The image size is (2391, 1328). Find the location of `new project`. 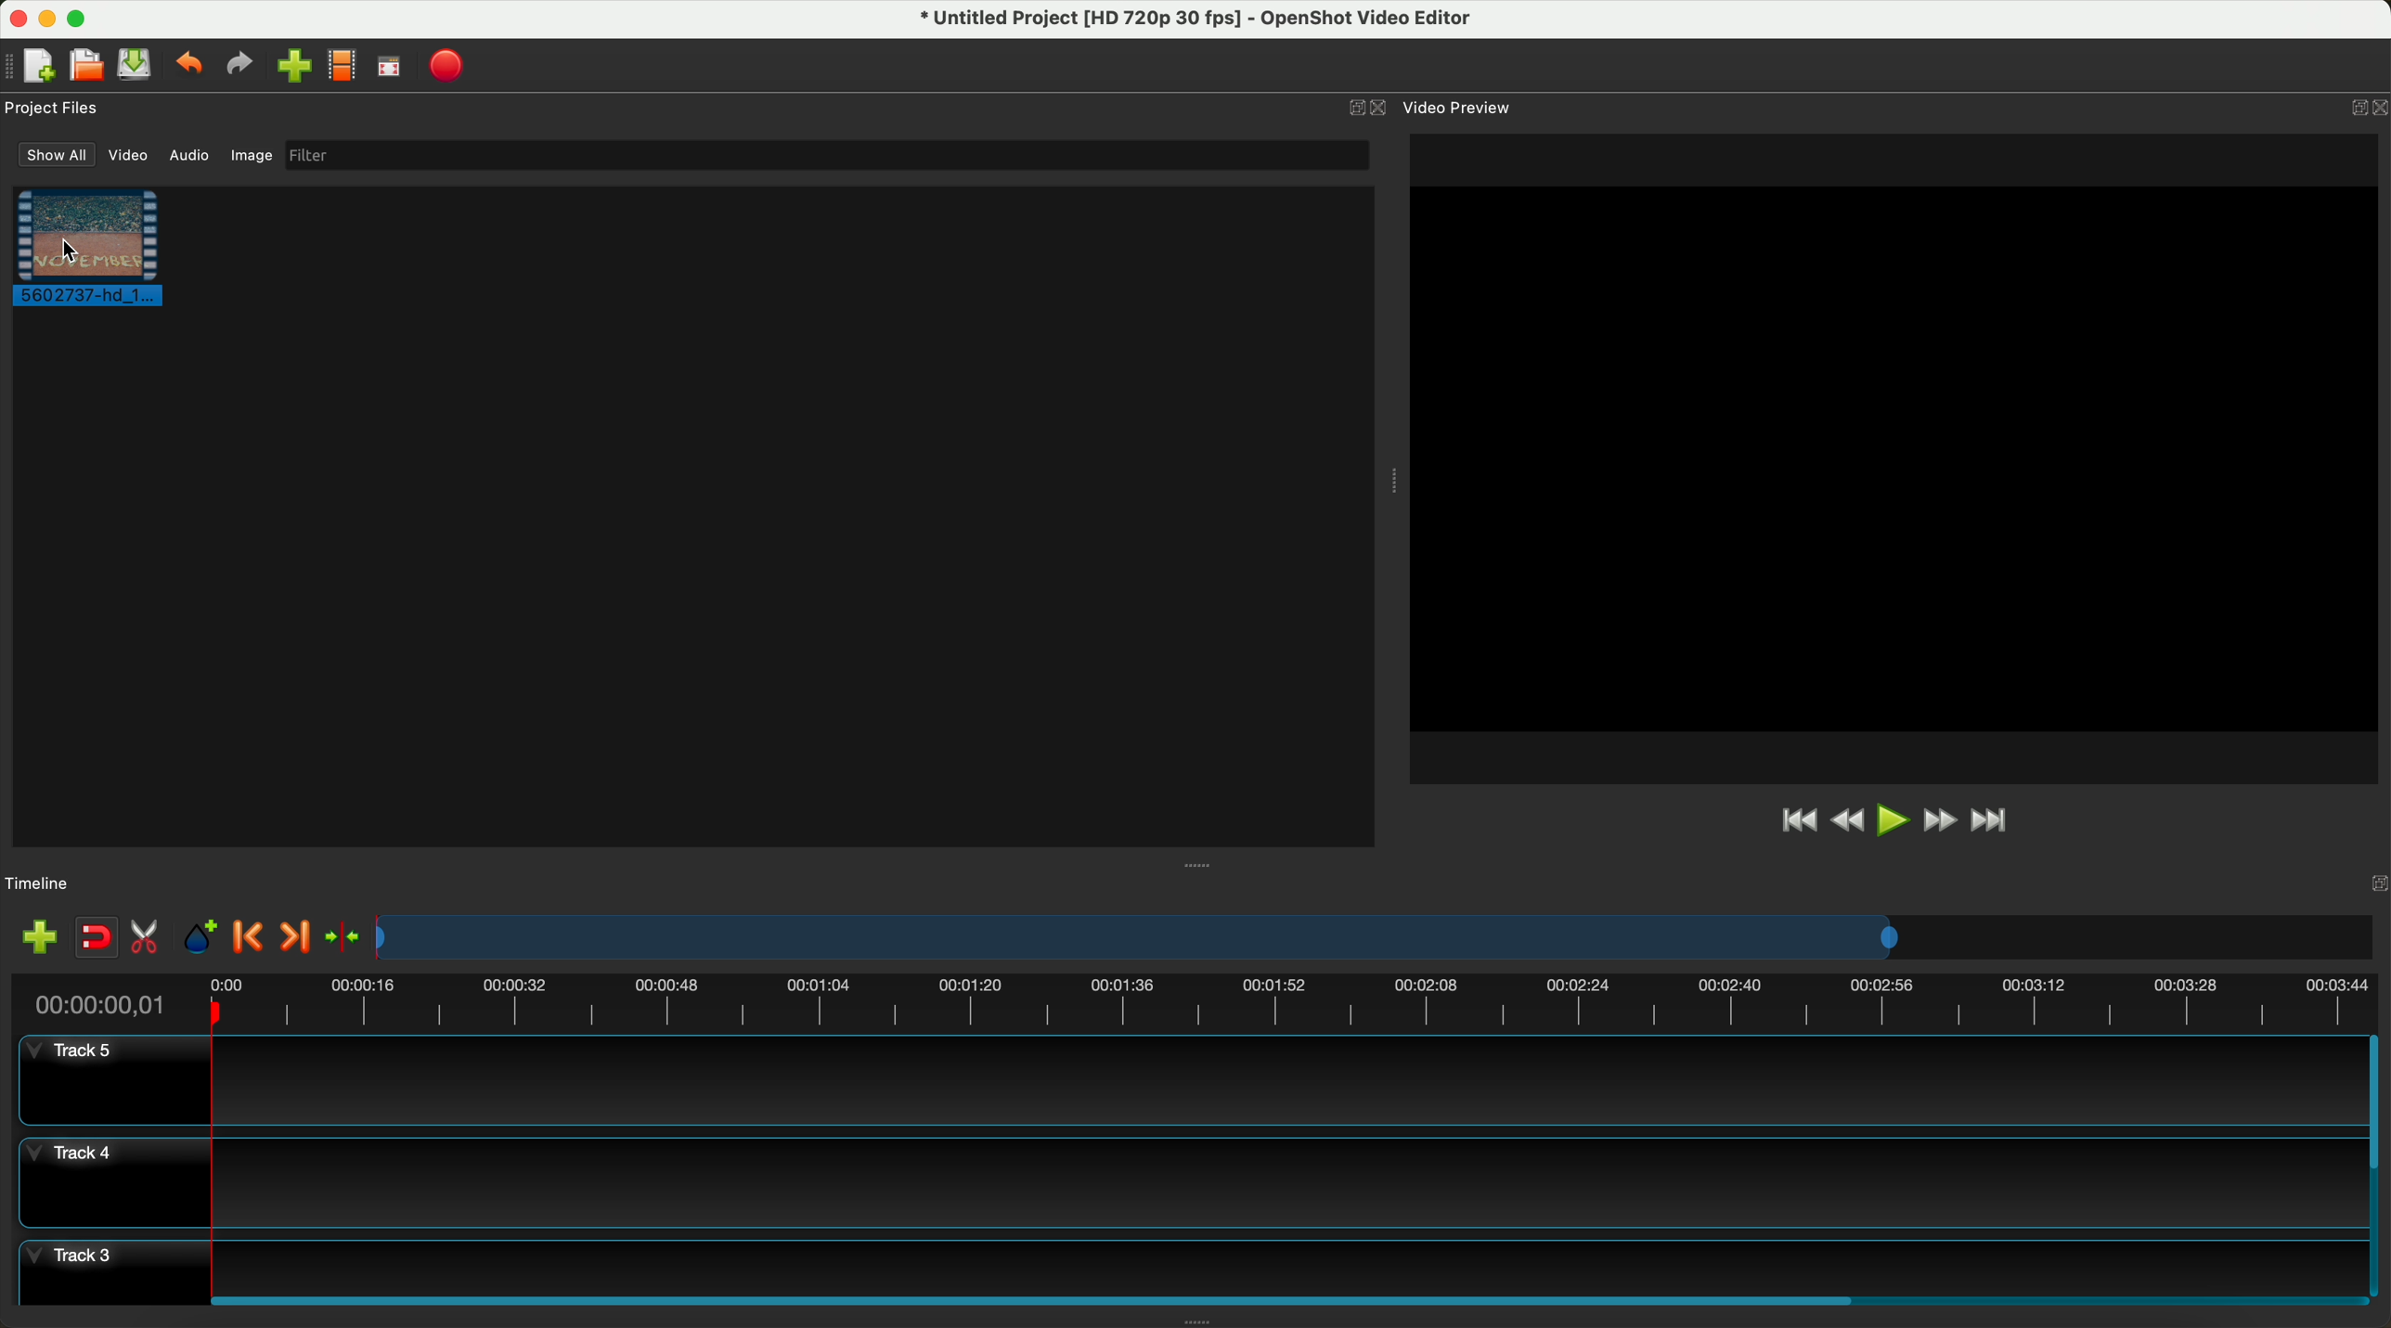

new project is located at coordinates (42, 64).